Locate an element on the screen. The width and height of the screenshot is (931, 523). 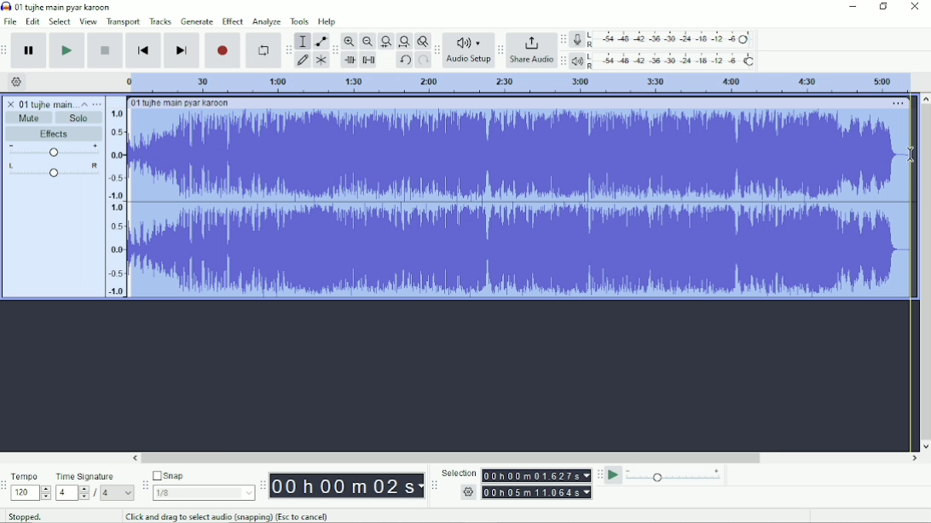
More options is located at coordinates (96, 104).